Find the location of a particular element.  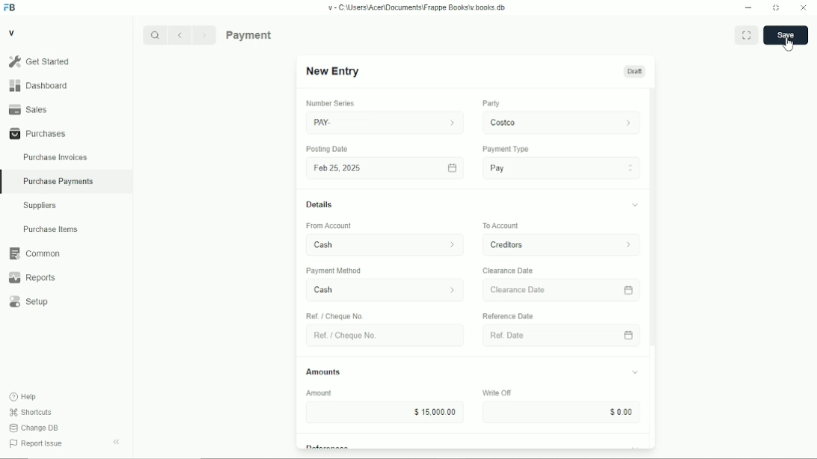

Reports is located at coordinates (67, 277).